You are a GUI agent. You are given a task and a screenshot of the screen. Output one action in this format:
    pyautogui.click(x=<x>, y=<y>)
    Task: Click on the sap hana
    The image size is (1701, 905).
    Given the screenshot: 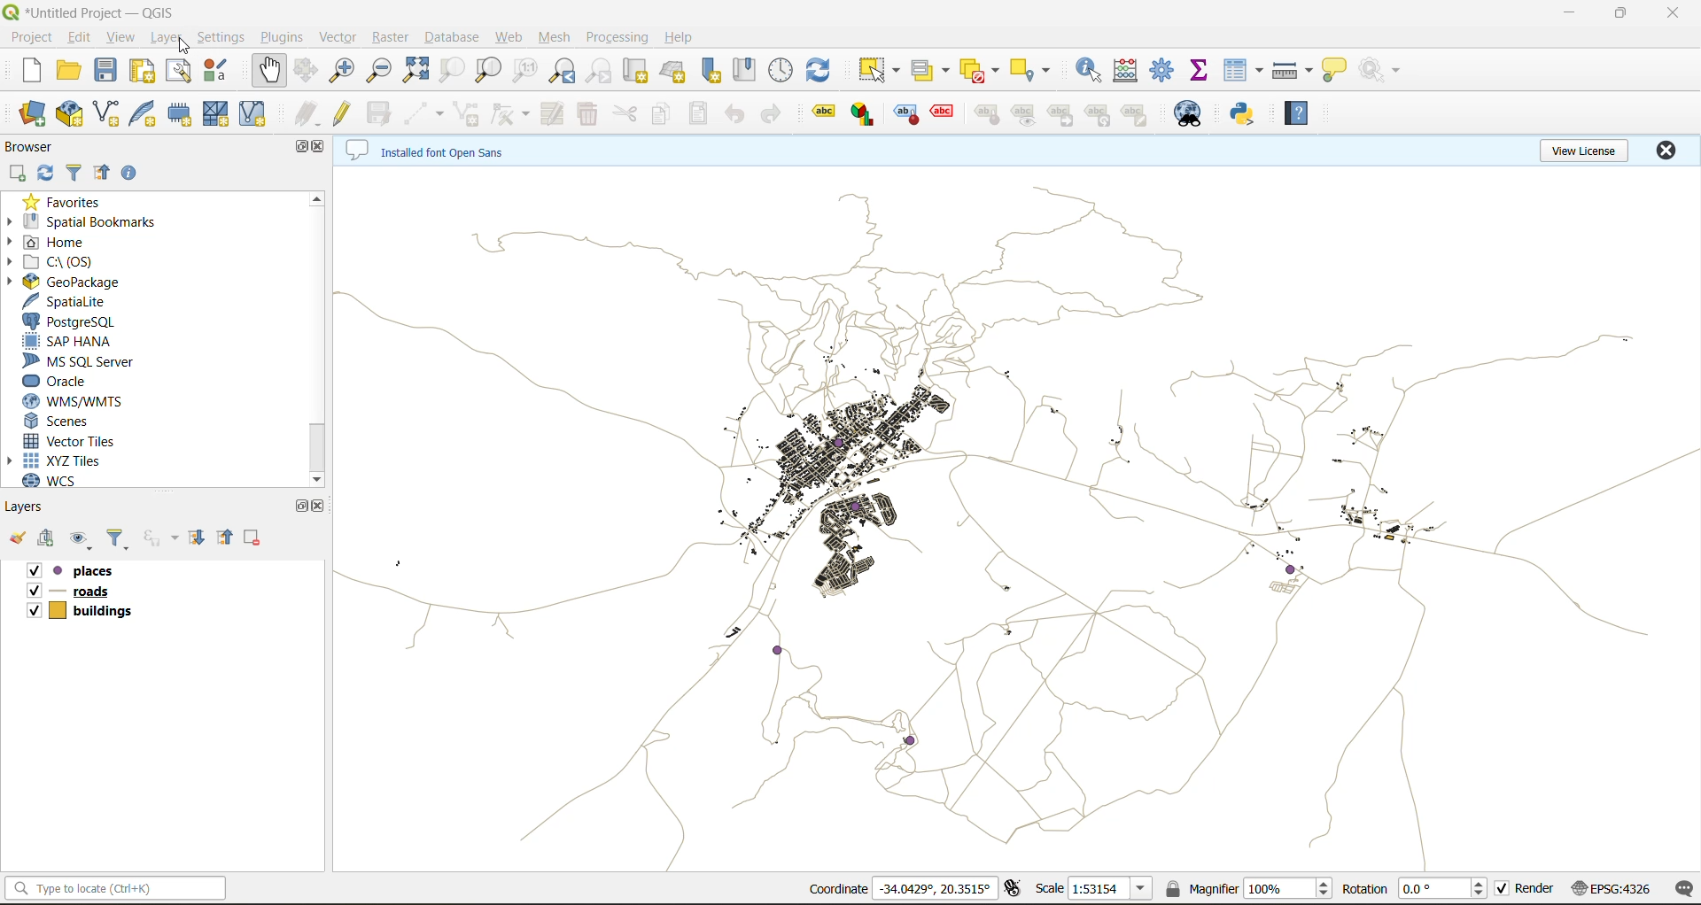 What is the action you would take?
    pyautogui.click(x=86, y=341)
    